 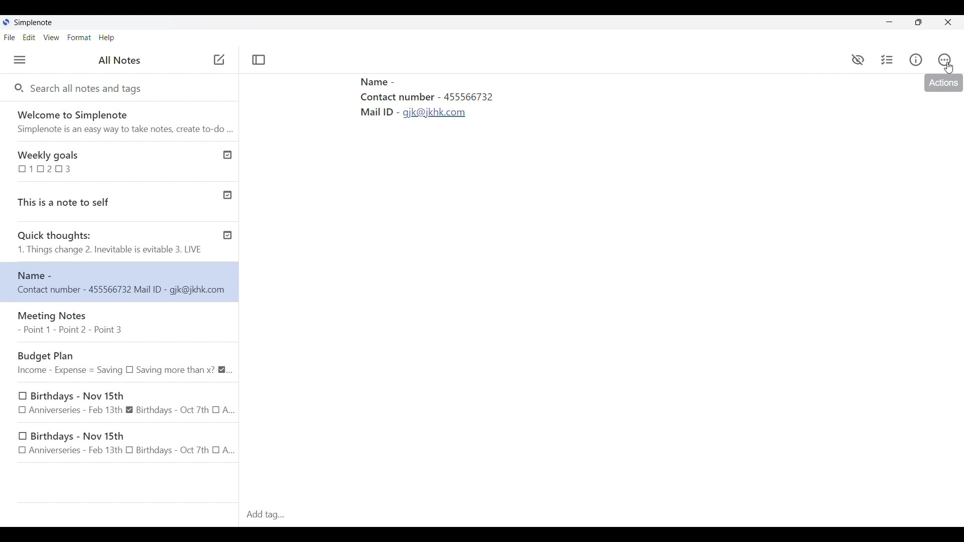 What do you see at coordinates (79, 38) in the screenshot?
I see `Format menu` at bounding box center [79, 38].